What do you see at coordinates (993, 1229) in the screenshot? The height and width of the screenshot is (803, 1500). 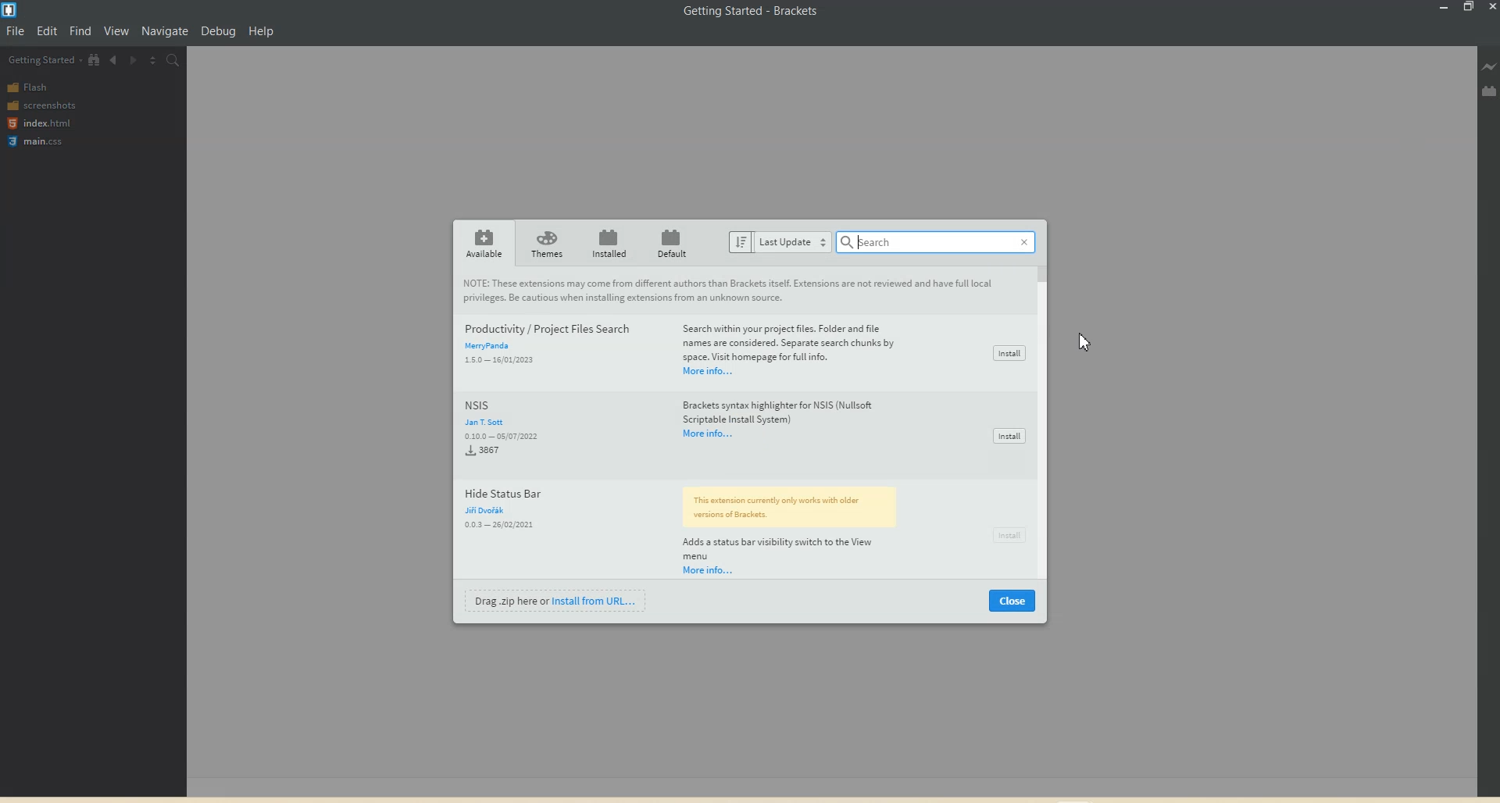 I see `Install from URL` at bounding box center [993, 1229].